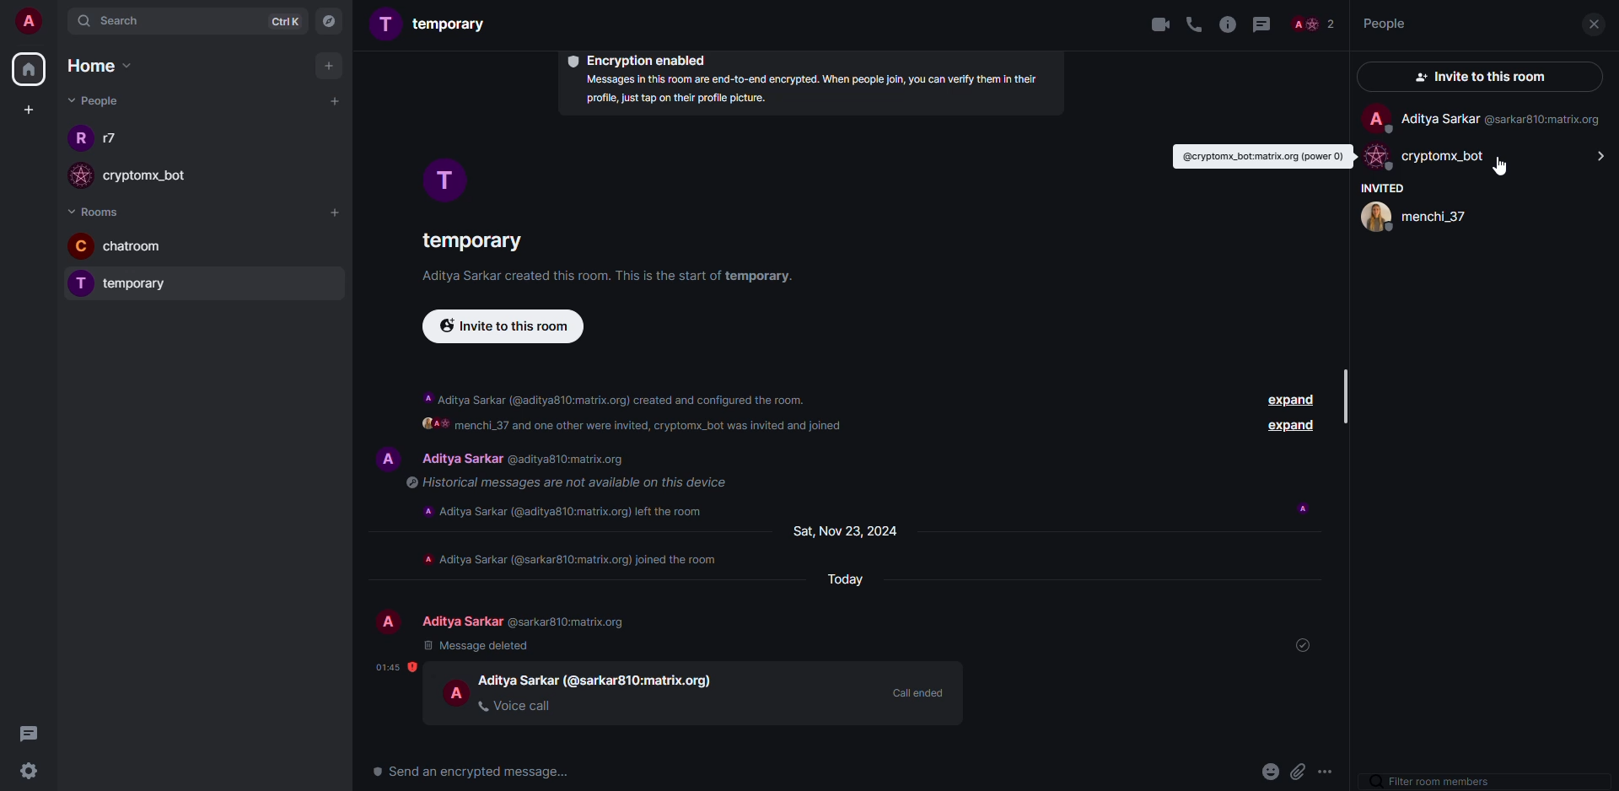 The width and height of the screenshot is (1619, 791). I want to click on info, so click(614, 277).